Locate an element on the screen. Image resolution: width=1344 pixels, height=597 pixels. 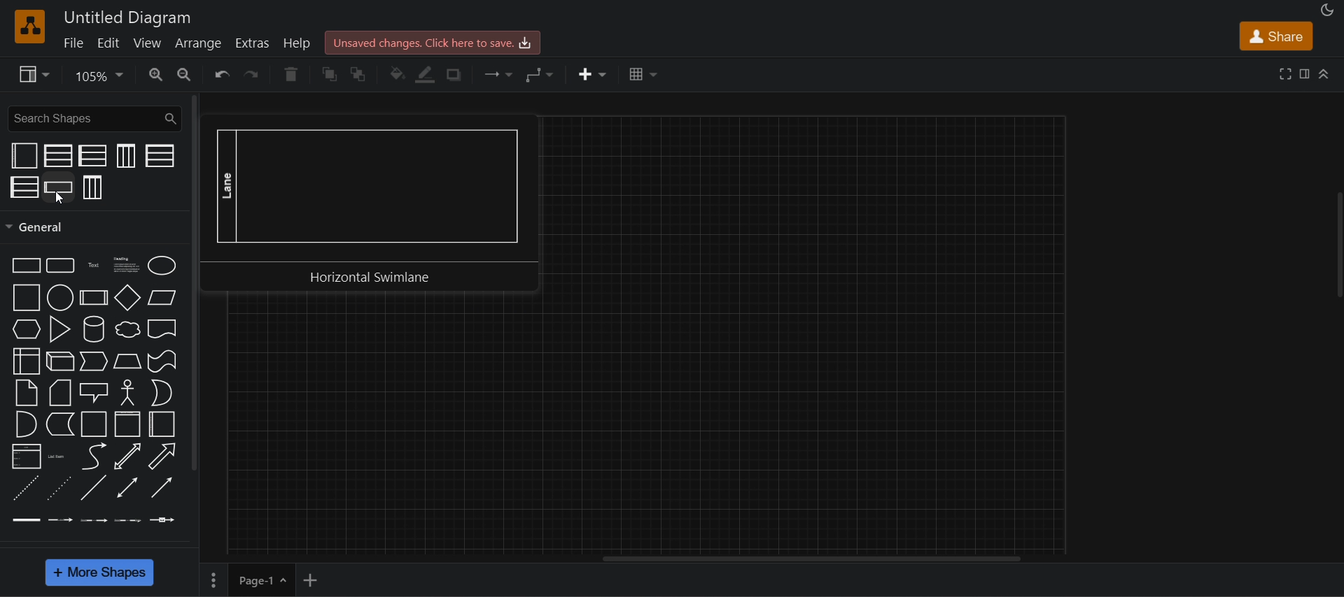
and is located at coordinates (24, 424).